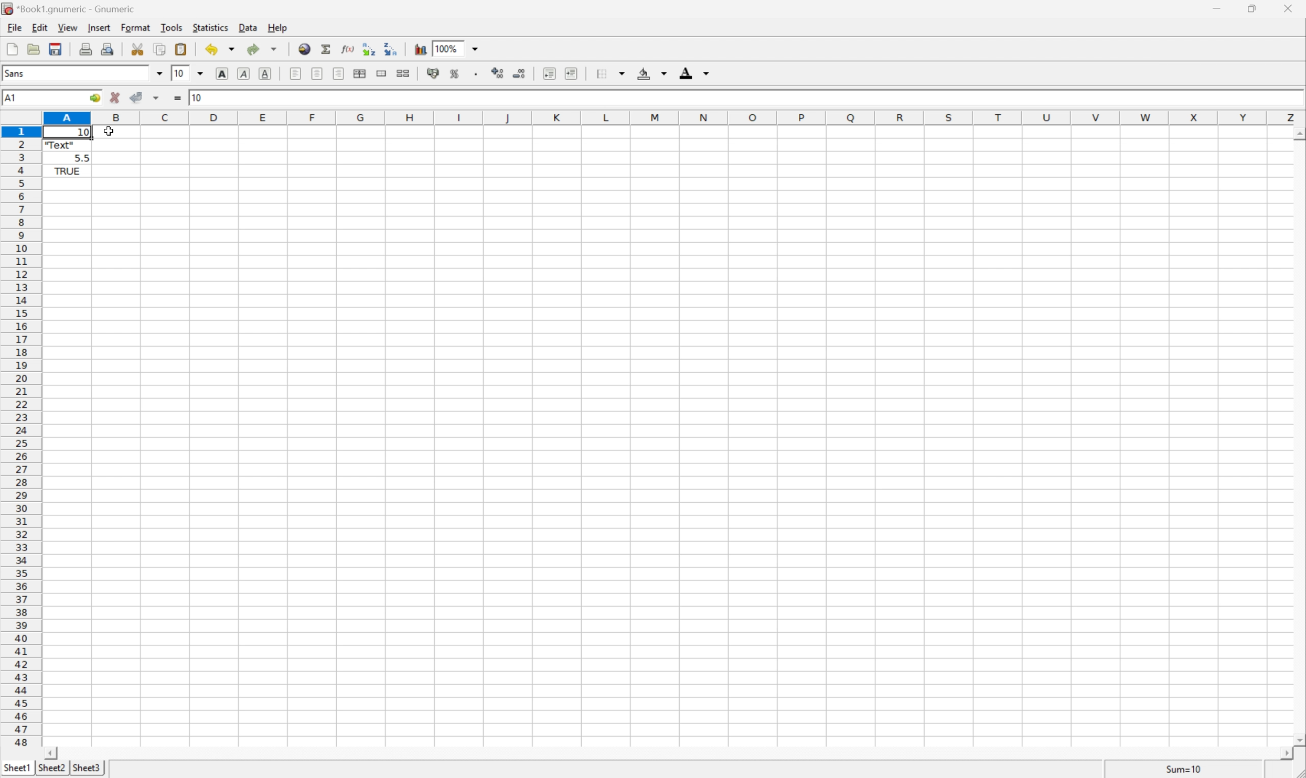 This screenshot has height=778, width=1306. Describe the element at coordinates (432, 73) in the screenshot. I see `Format selection as accounting` at that location.